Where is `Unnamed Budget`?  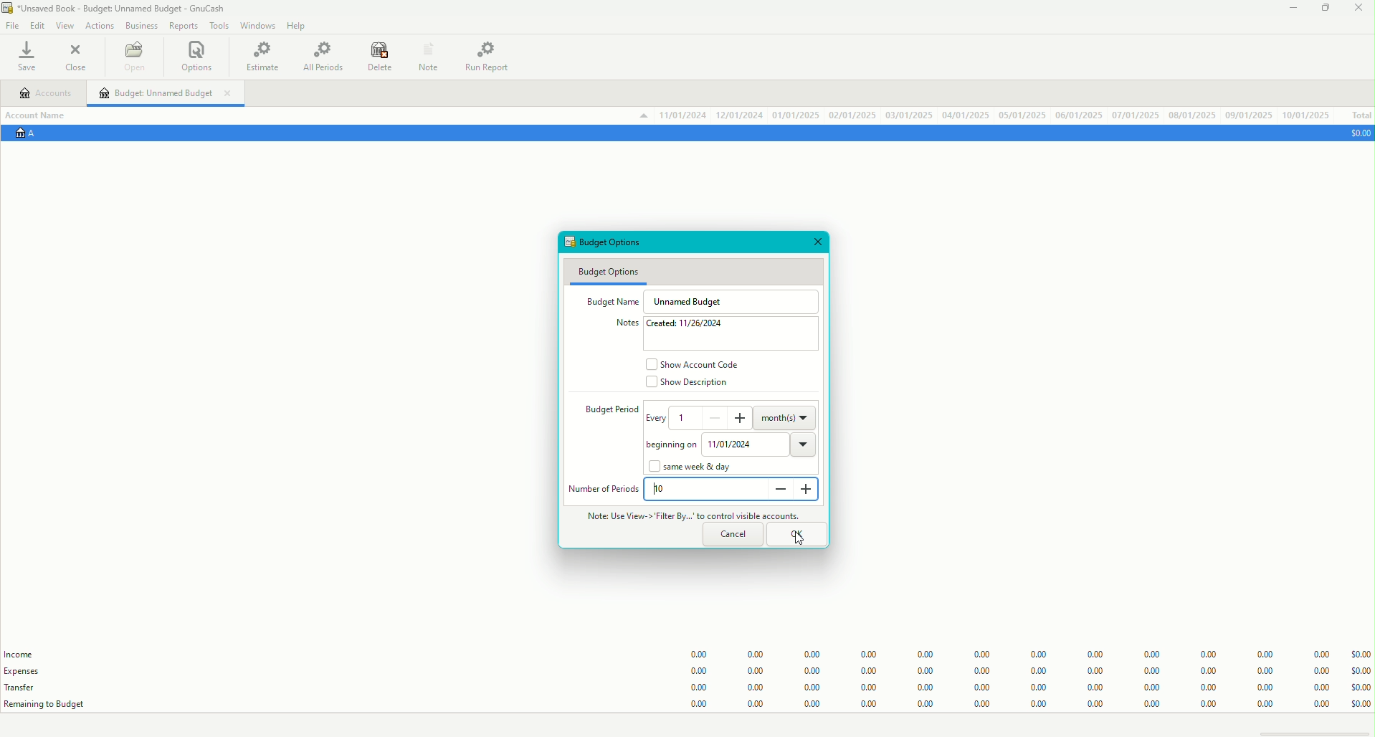
Unnamed Budget is located at coordinates (167, 93).